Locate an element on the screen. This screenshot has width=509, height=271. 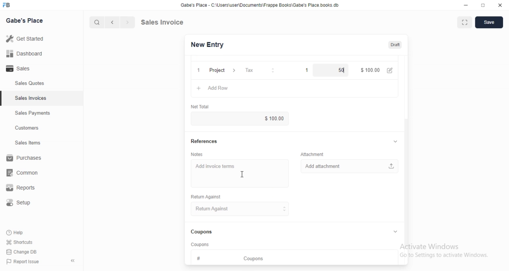
maximize is located at coordinates (484, 6).